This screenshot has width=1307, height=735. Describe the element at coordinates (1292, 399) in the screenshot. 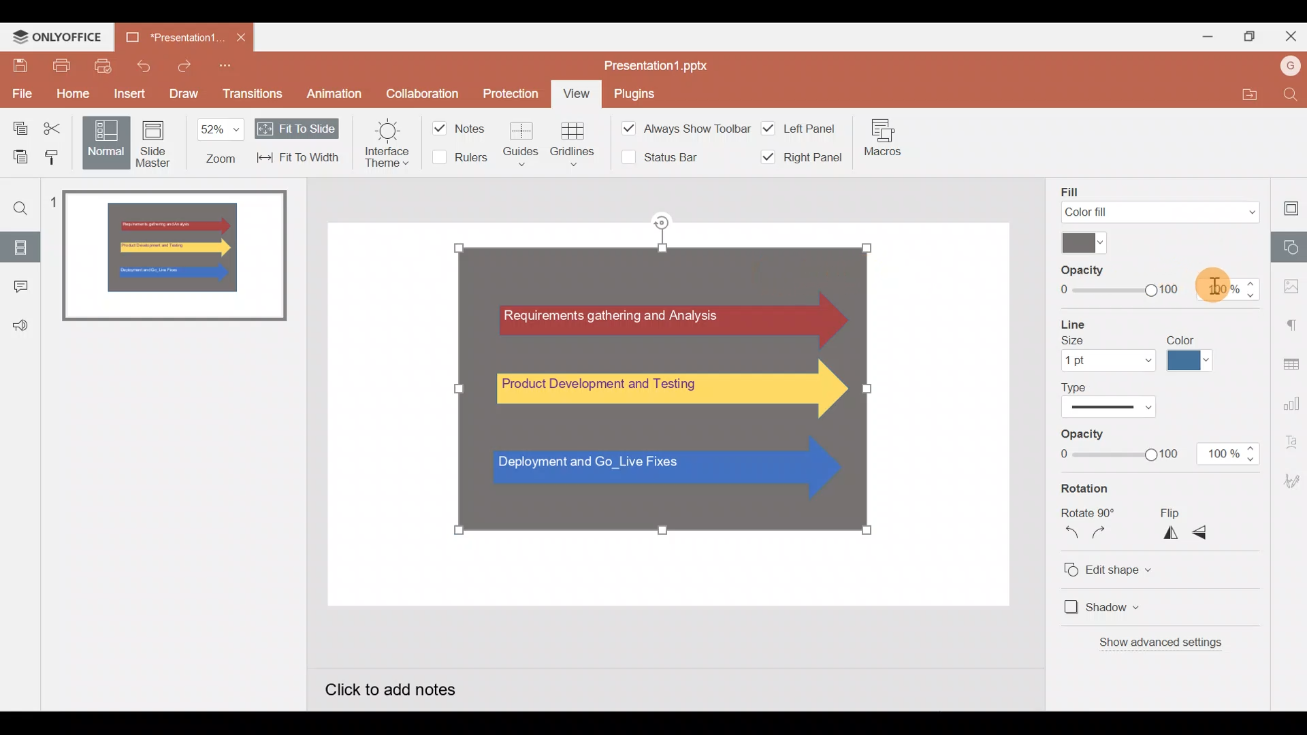

I see `Chart settings` at that location.